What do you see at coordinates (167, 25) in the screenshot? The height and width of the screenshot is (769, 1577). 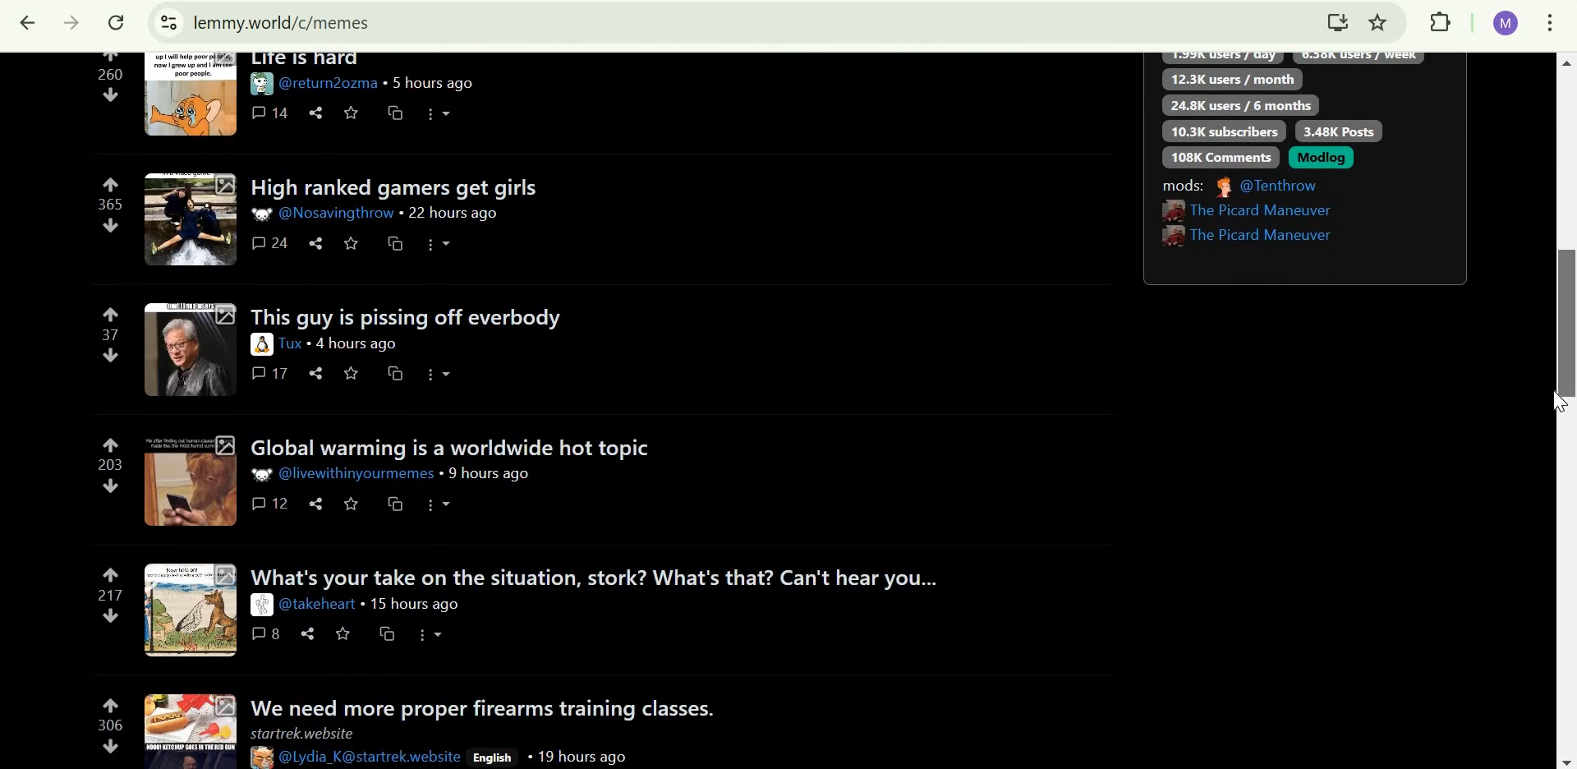 I see `view site information` at bounding box center [167, 25].